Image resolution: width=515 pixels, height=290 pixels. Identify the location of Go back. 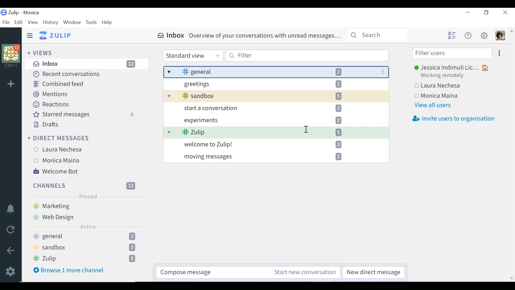
(11, 251).